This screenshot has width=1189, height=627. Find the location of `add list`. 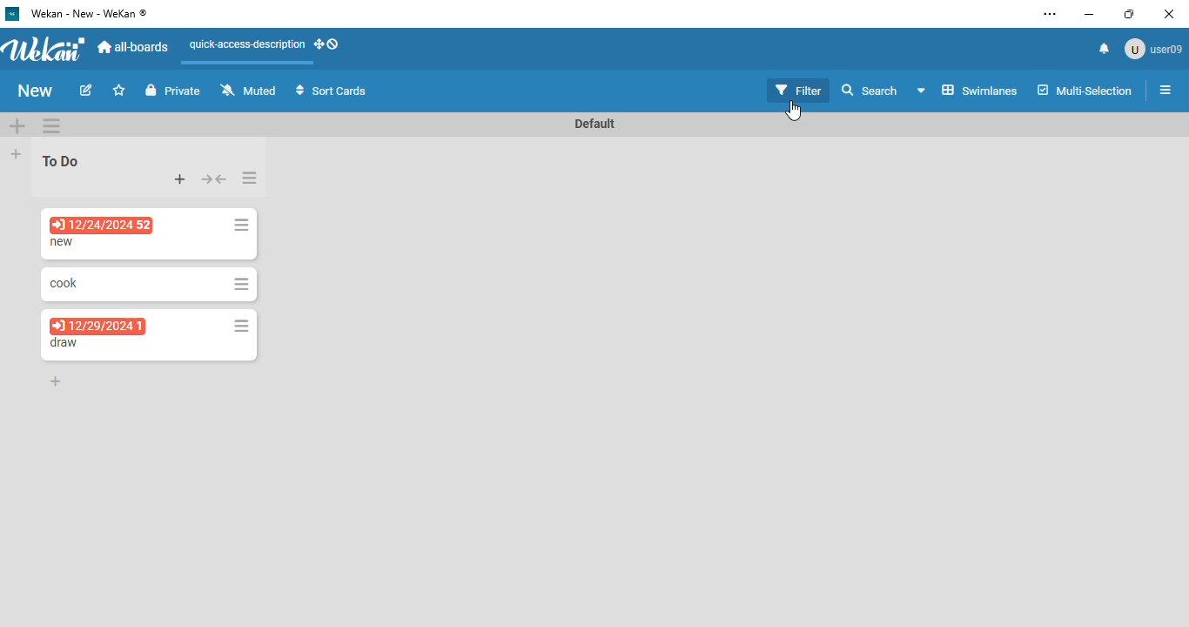

add list is located at coordinates (16, 153).